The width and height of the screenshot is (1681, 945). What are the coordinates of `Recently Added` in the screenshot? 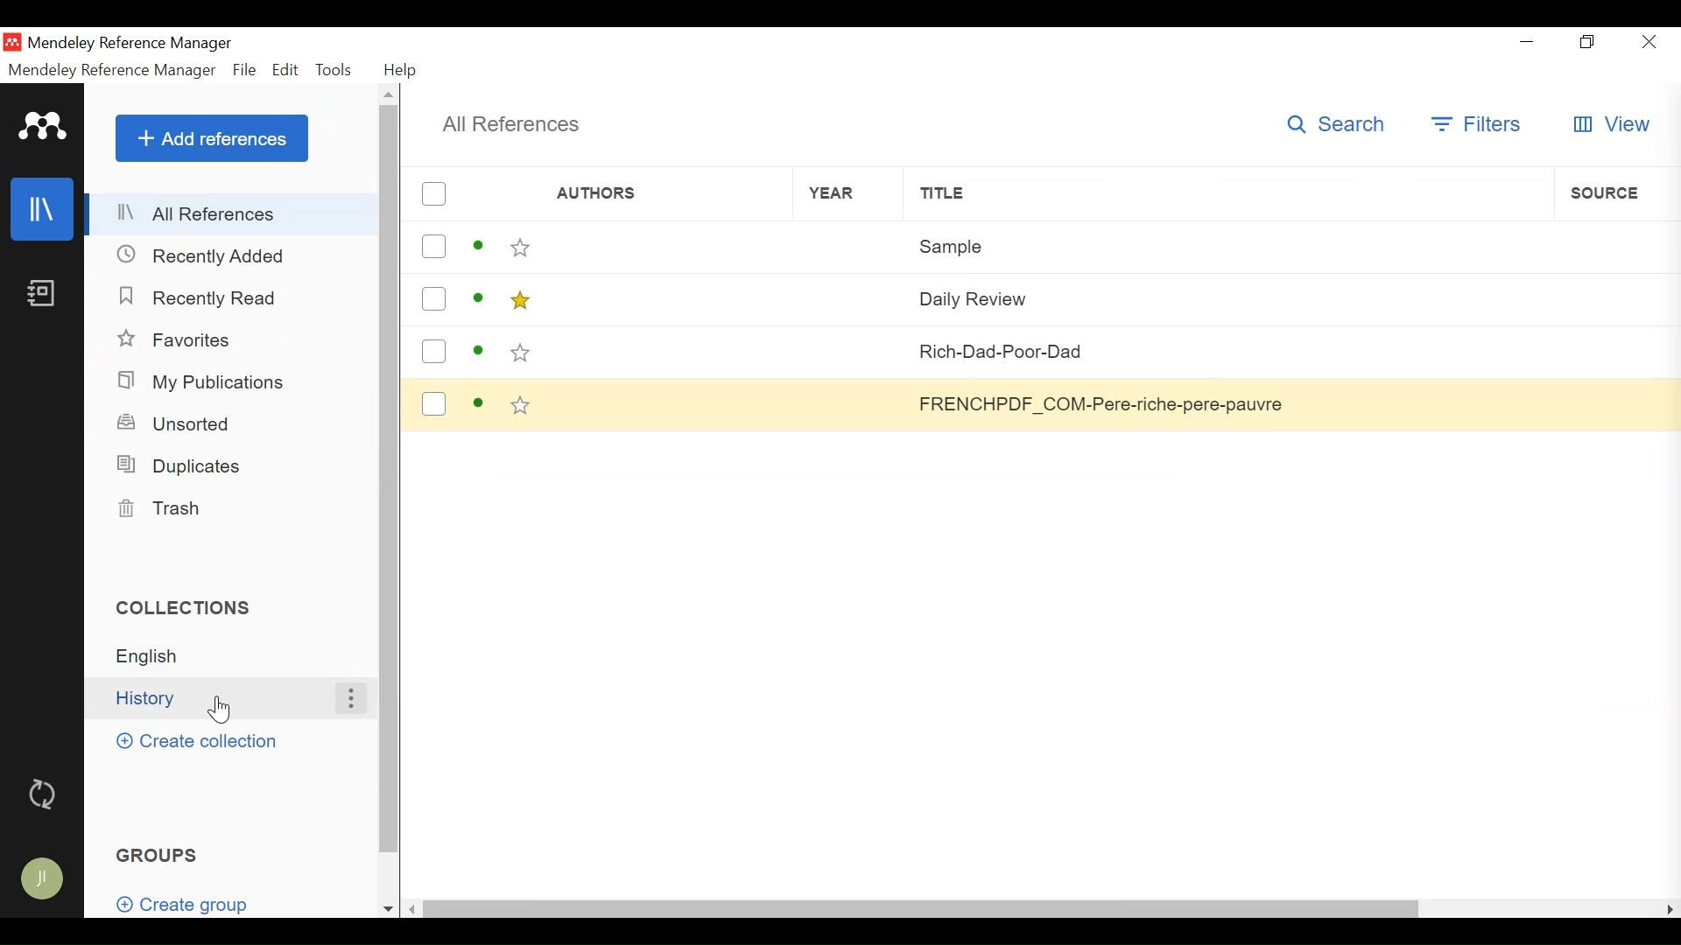 It's located at (201, 255).